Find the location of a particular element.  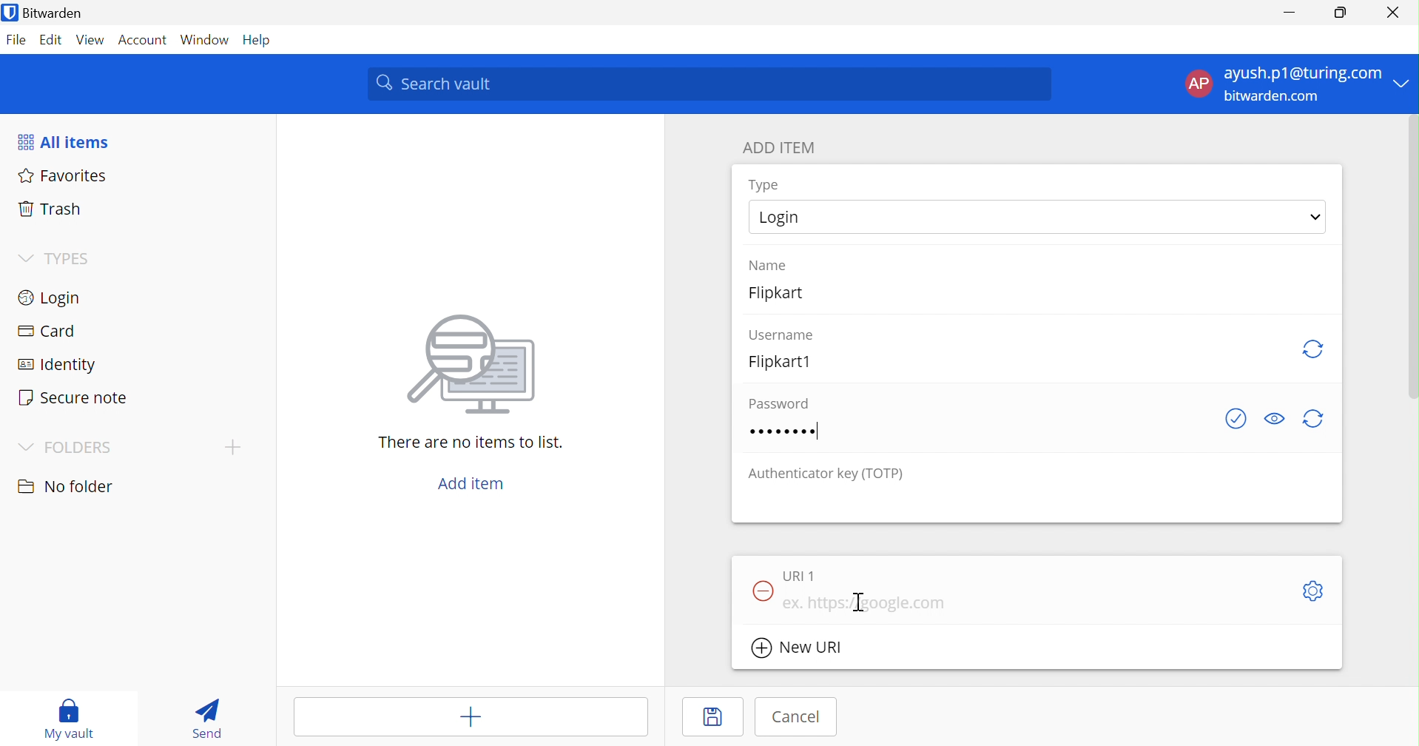

Drop Down is located at coordinates (1404, 82).